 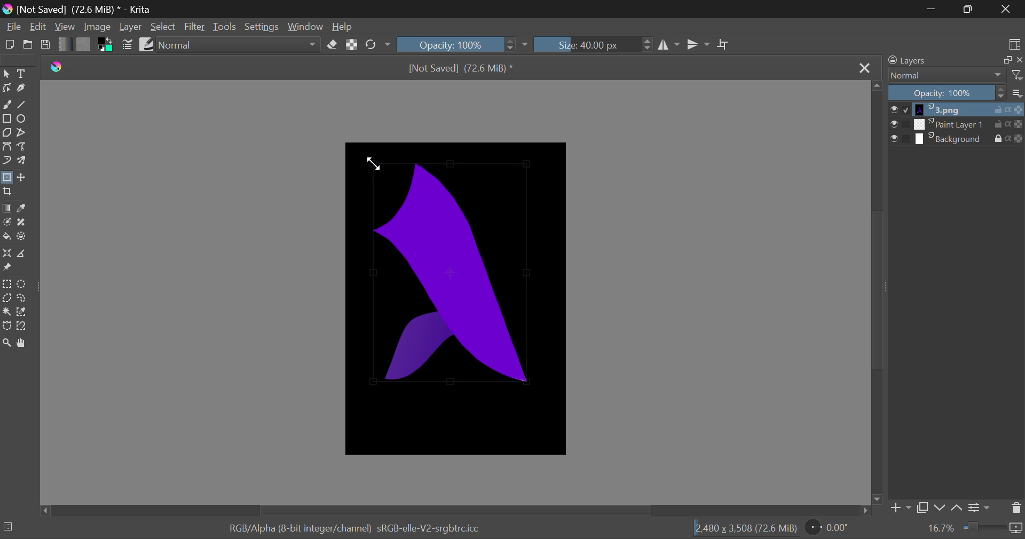 What do you see at coordinates (239, 44) in the screenshot?
I see `Blending Modes` at bounding box center [239, 44].